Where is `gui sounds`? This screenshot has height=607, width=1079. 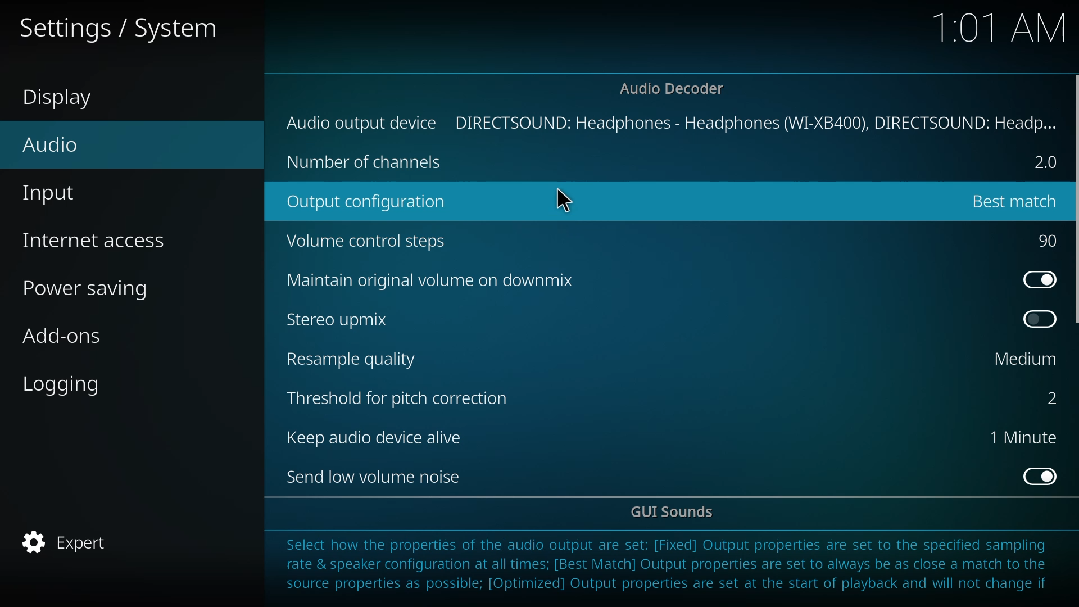 gui sounds is located at coordinates (675, 513).